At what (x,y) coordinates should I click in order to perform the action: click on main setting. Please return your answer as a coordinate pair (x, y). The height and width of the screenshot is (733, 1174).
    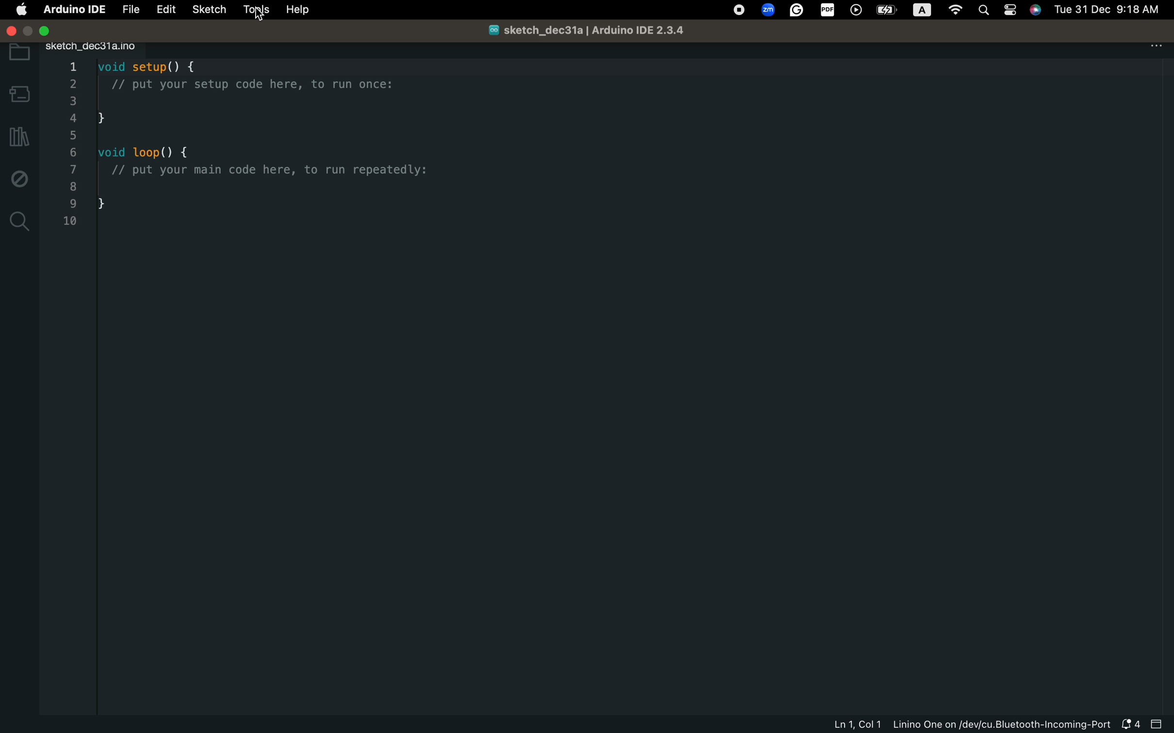
    Looking at the image, I should click on (21, 10).